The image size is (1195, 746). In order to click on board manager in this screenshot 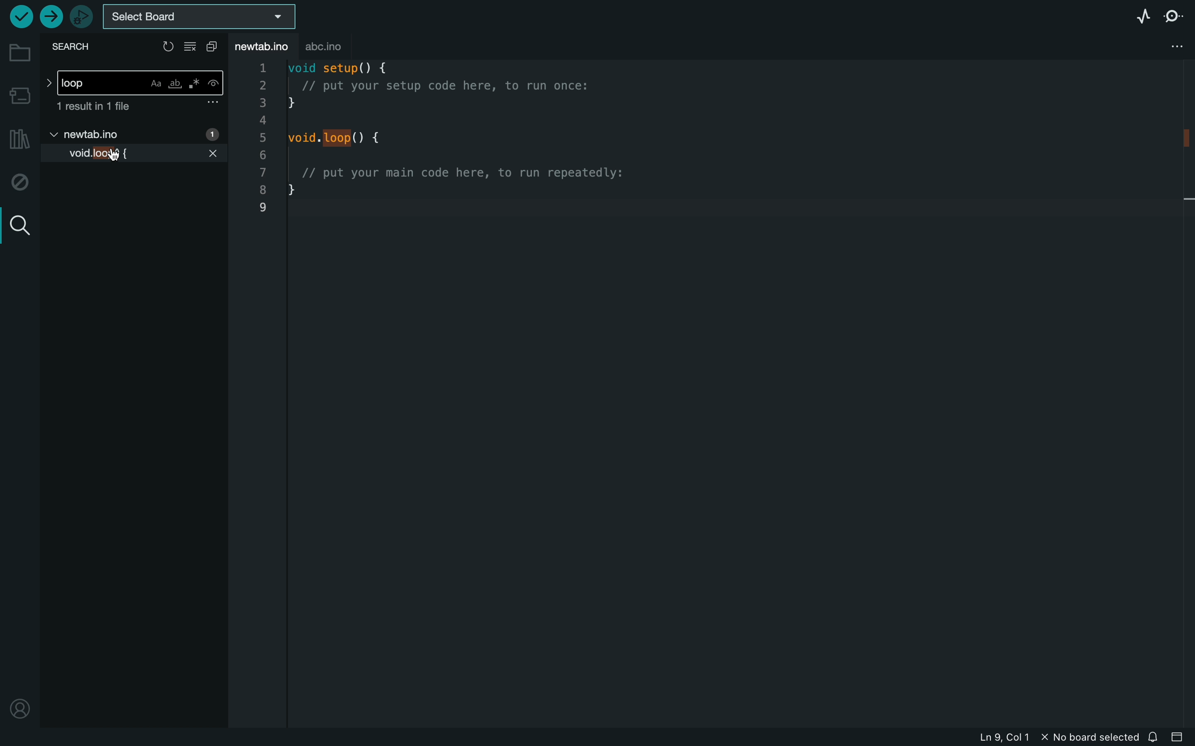, I will do `click(19, 94)`.